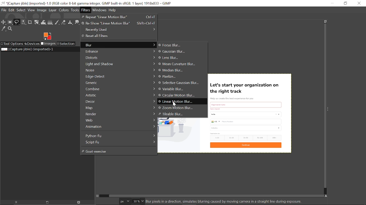 The image size is (366, 205). Describe the element at coordinates (327, 196) in the screenshot. I see `Navigate this window` at that location.